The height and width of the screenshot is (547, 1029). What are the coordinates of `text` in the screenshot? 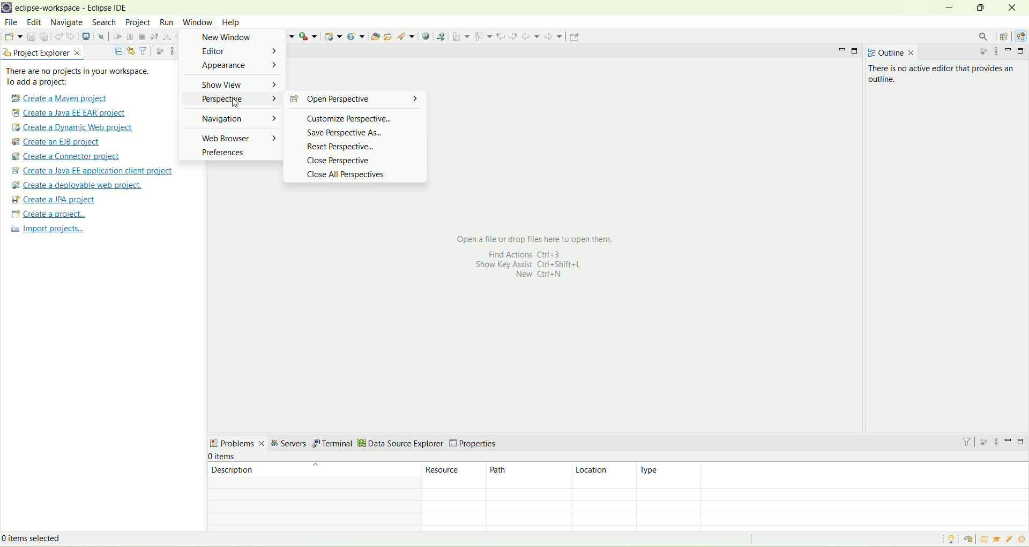 It's located at (84, 77).